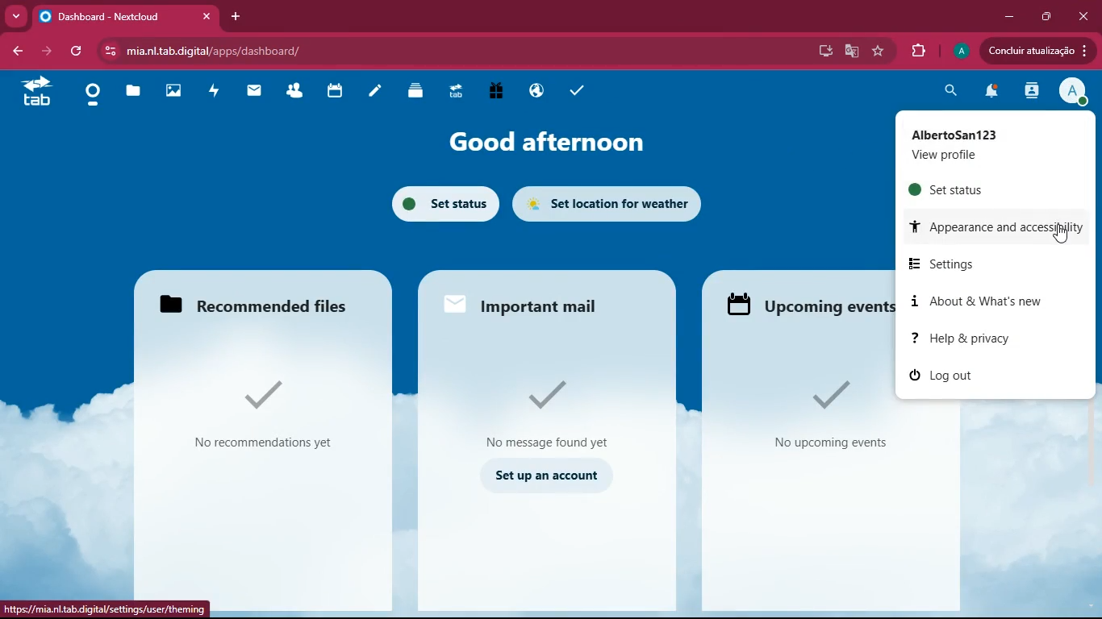 The height and width of the screenshot is (619, 1102). Describe the element at coordinates (950, 91) in the screenshot. I see `search` at that location.